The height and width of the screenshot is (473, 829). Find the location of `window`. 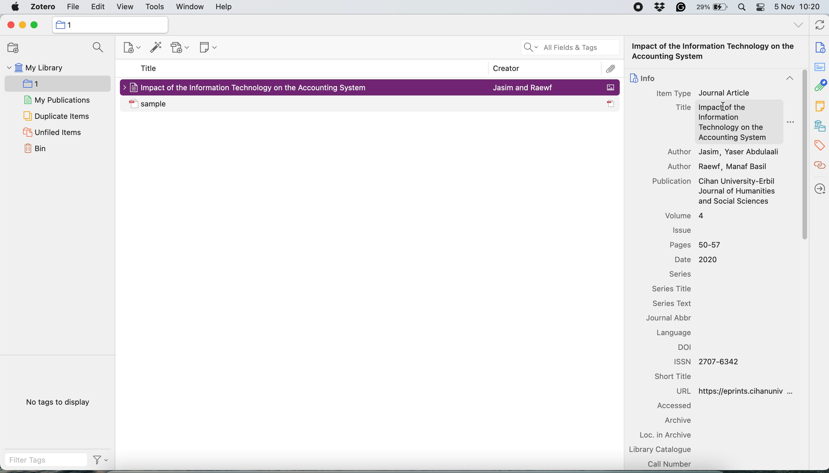

window is located at coordinates (190, 7).